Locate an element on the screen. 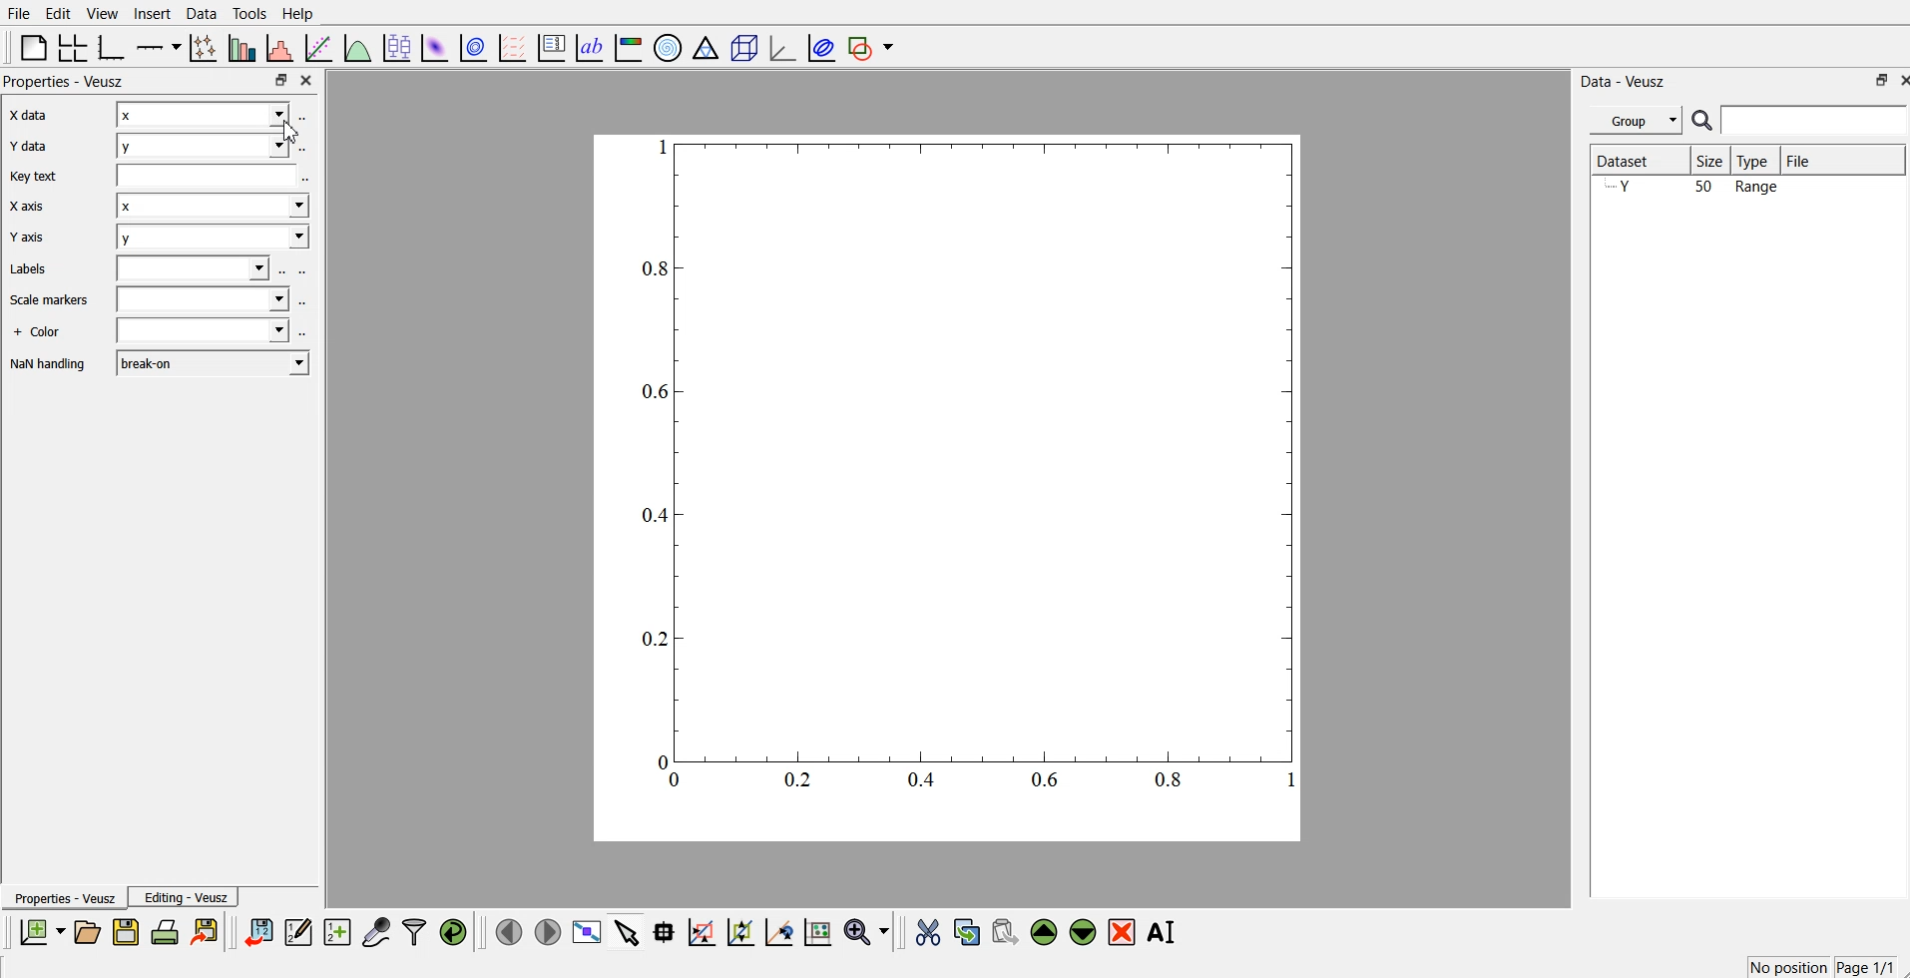 Image resolution: width=1910 pixels, height=978 pixels. File is located at coordinates (20, 12).